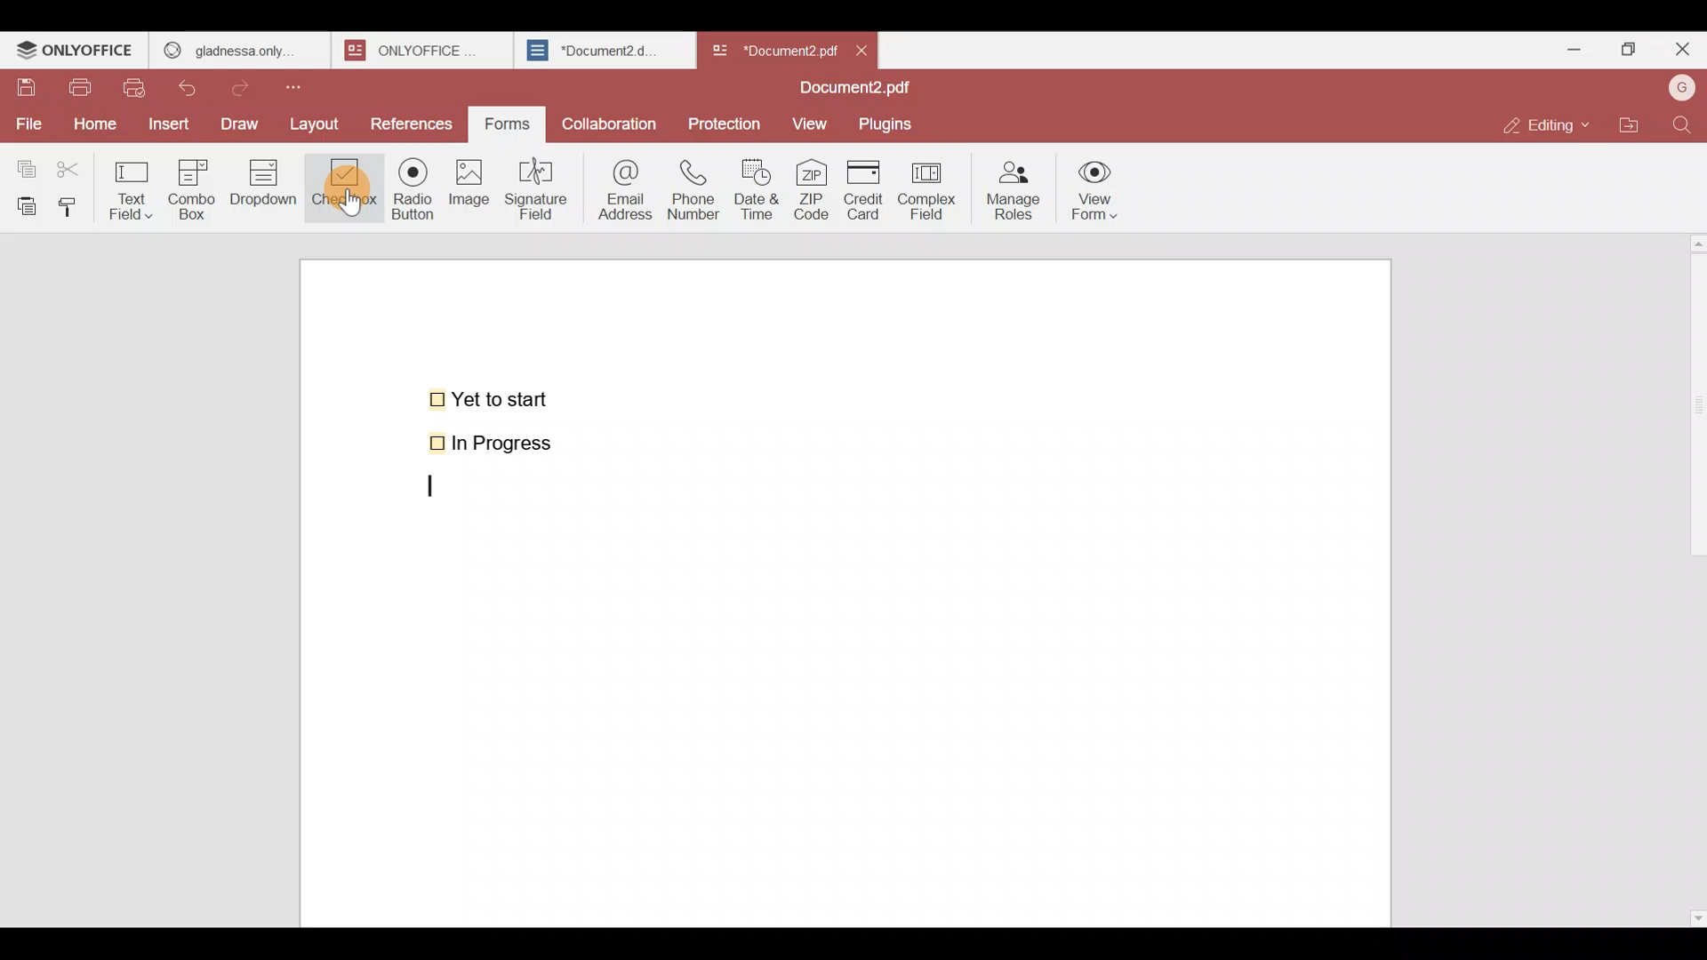 This screenshot has height=960, width=1707. I want to click on Save, so click(26, 88).